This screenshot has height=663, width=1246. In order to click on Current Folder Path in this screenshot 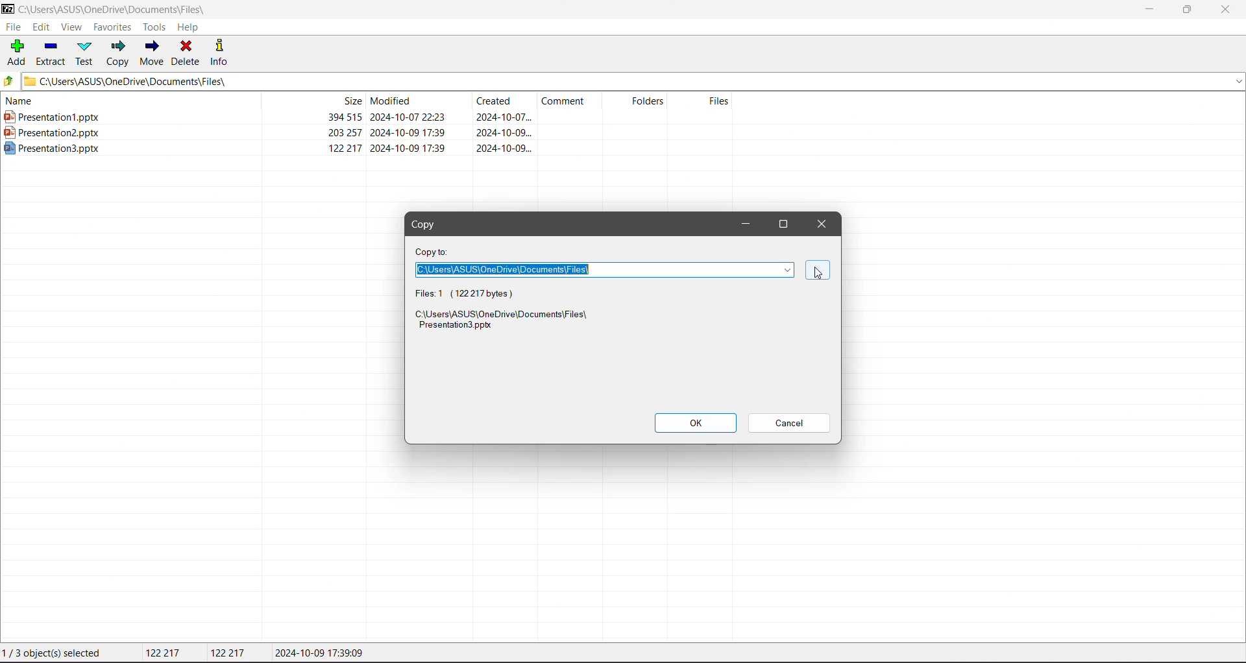, I will do `click(635, 81)`.